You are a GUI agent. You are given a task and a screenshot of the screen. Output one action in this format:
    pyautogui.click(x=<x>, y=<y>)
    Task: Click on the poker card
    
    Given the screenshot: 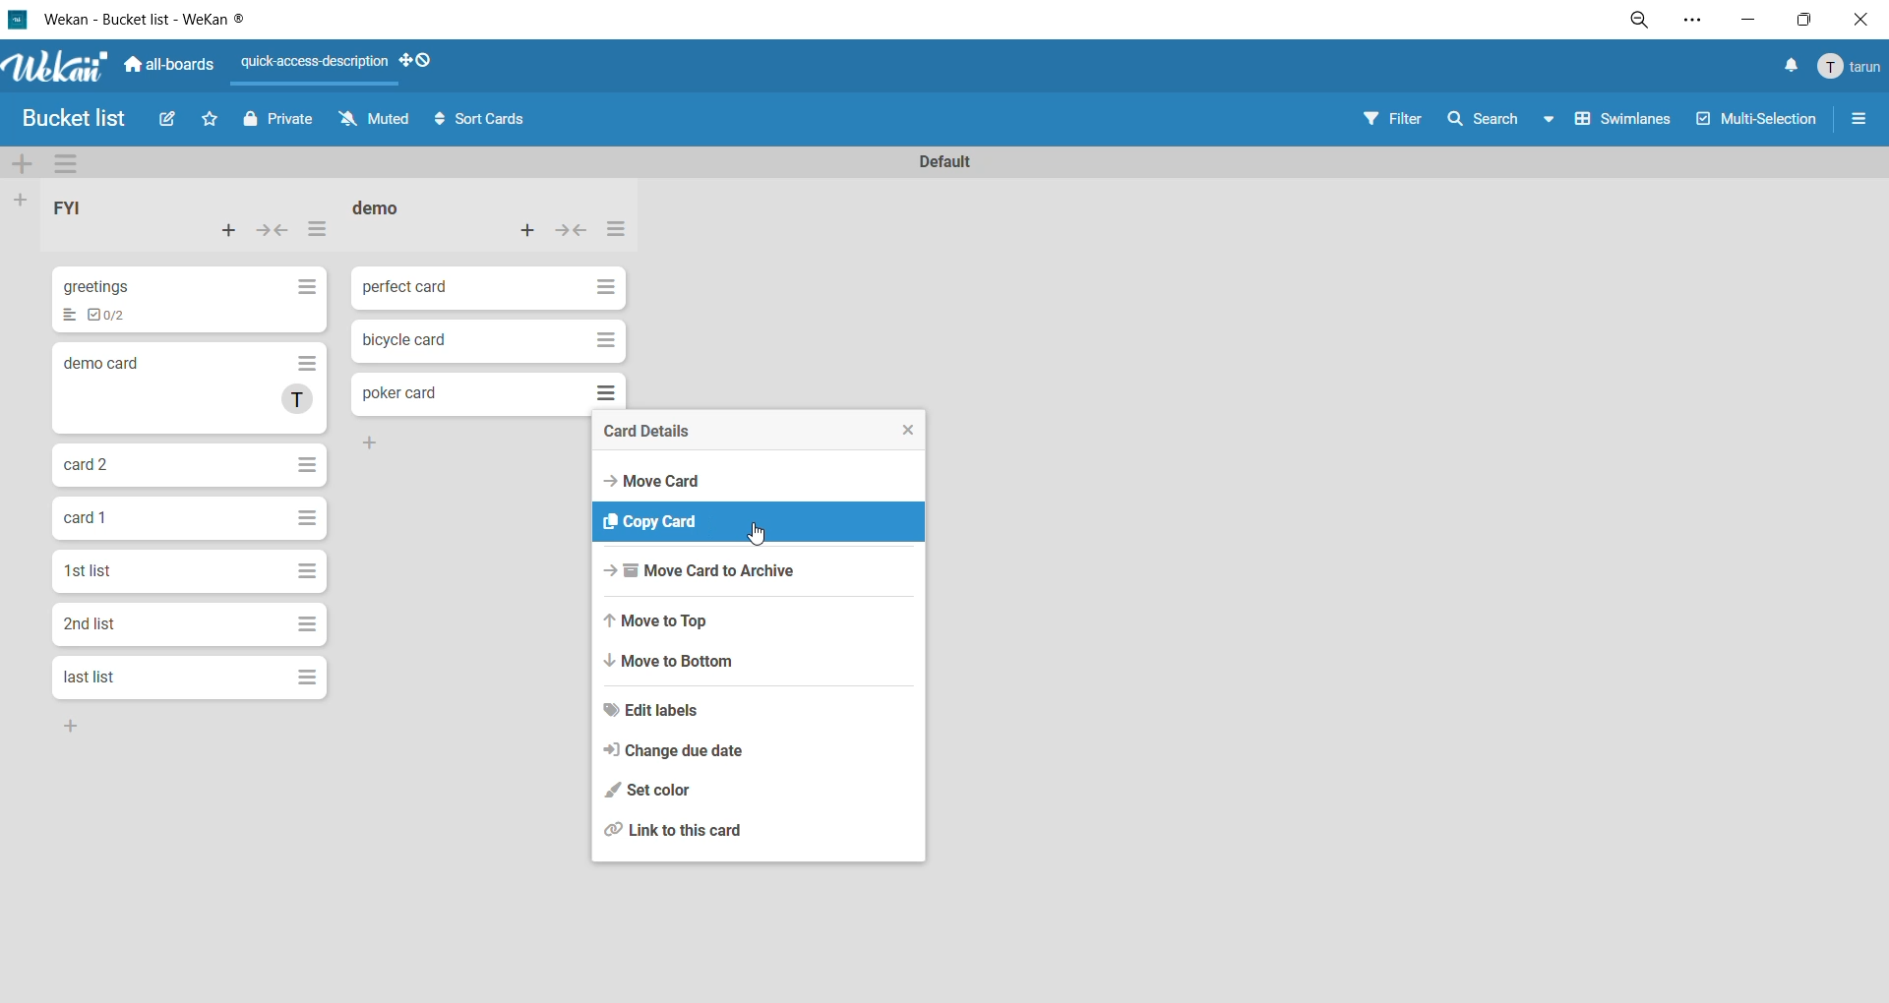 What is the action you would take?
    pyautogui.click(x=396, y=393)
    